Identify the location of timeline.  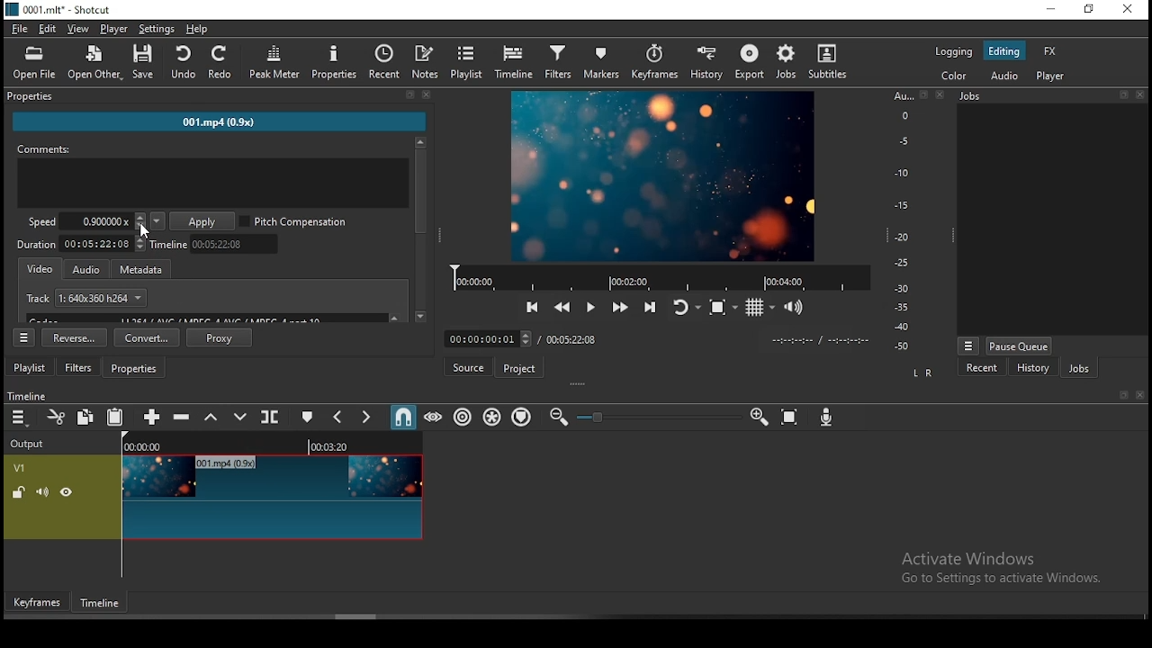
(269, 444).